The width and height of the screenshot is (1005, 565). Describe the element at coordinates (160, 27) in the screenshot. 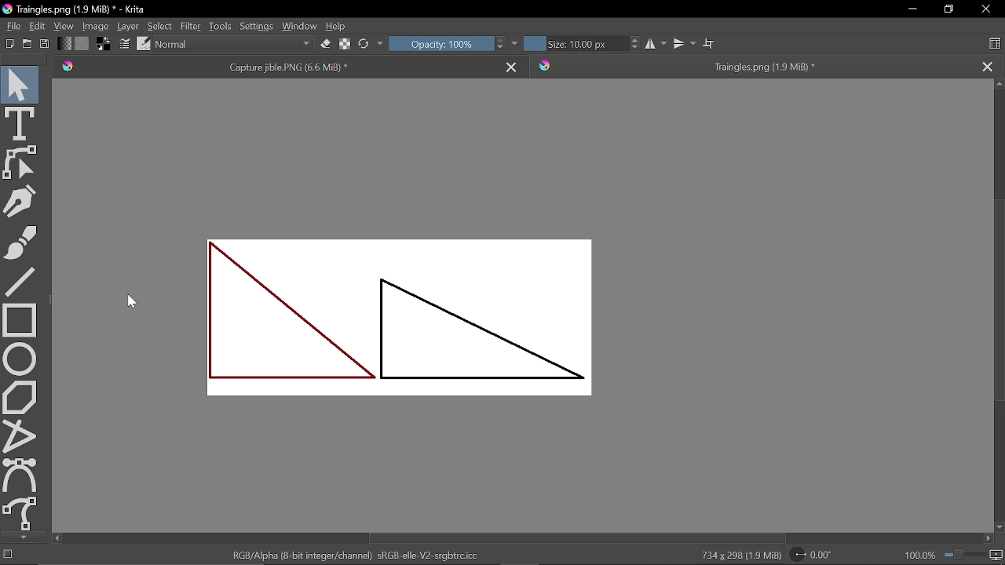

I see `Select` at that location.